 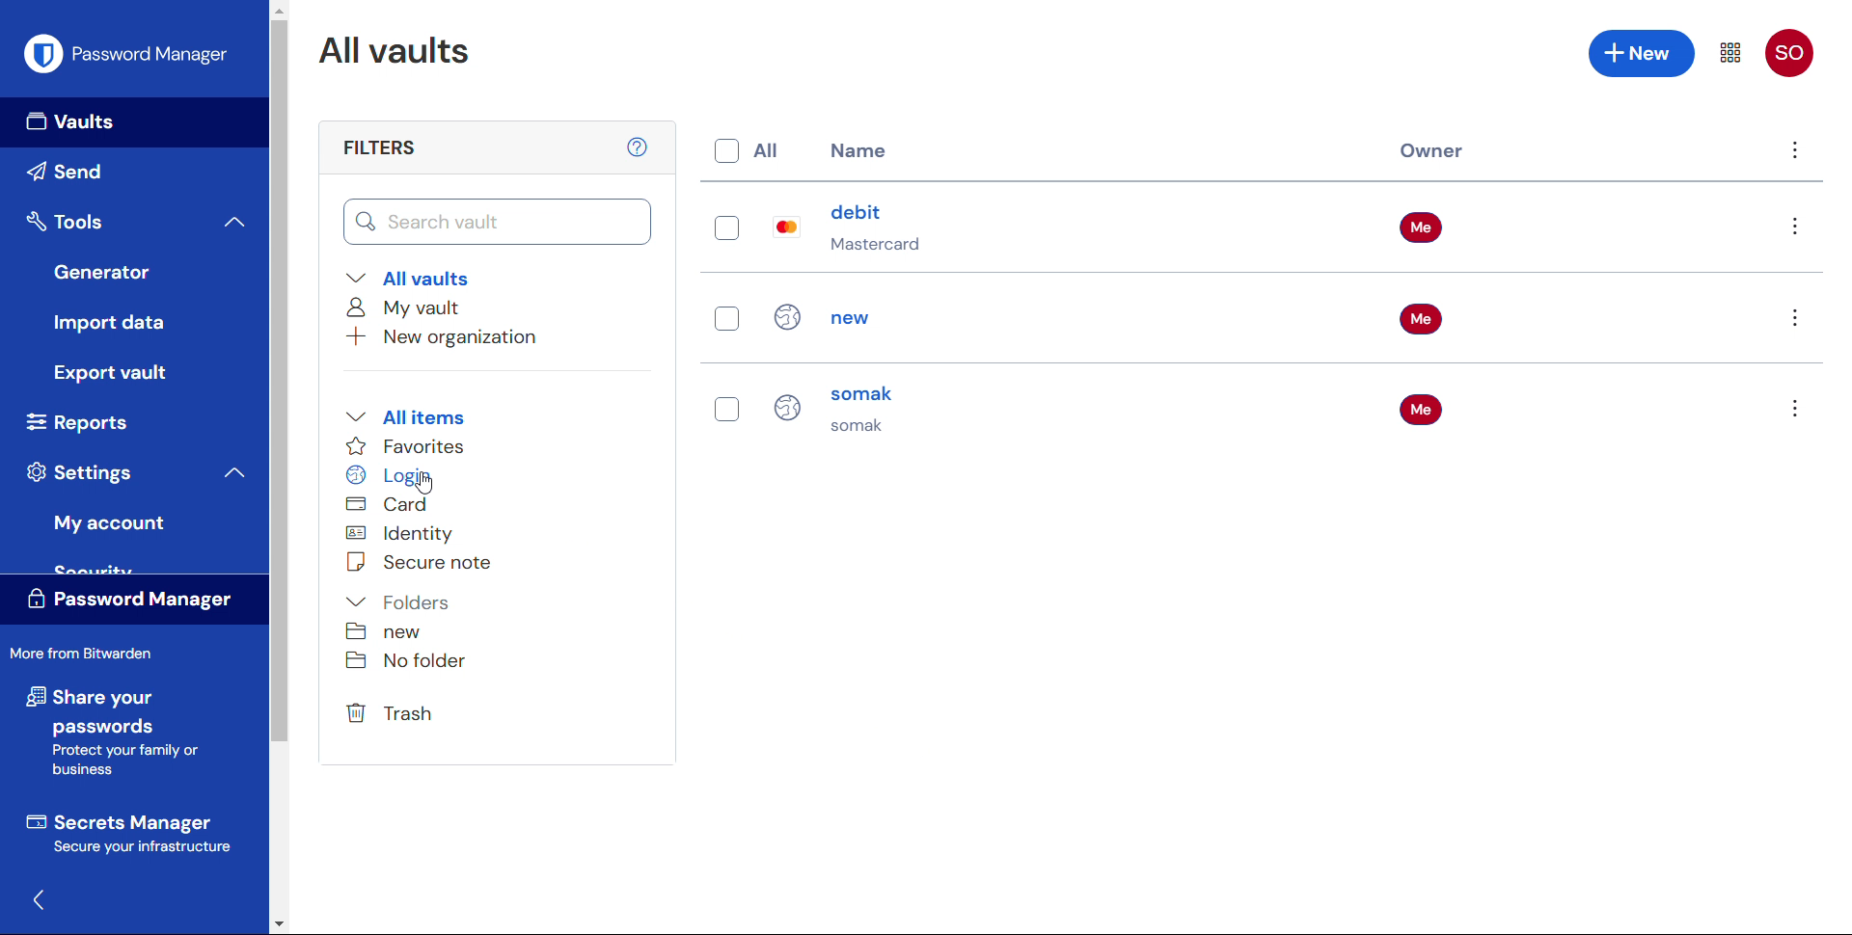 I want to click on Vaults , so click(x=133, y=121).